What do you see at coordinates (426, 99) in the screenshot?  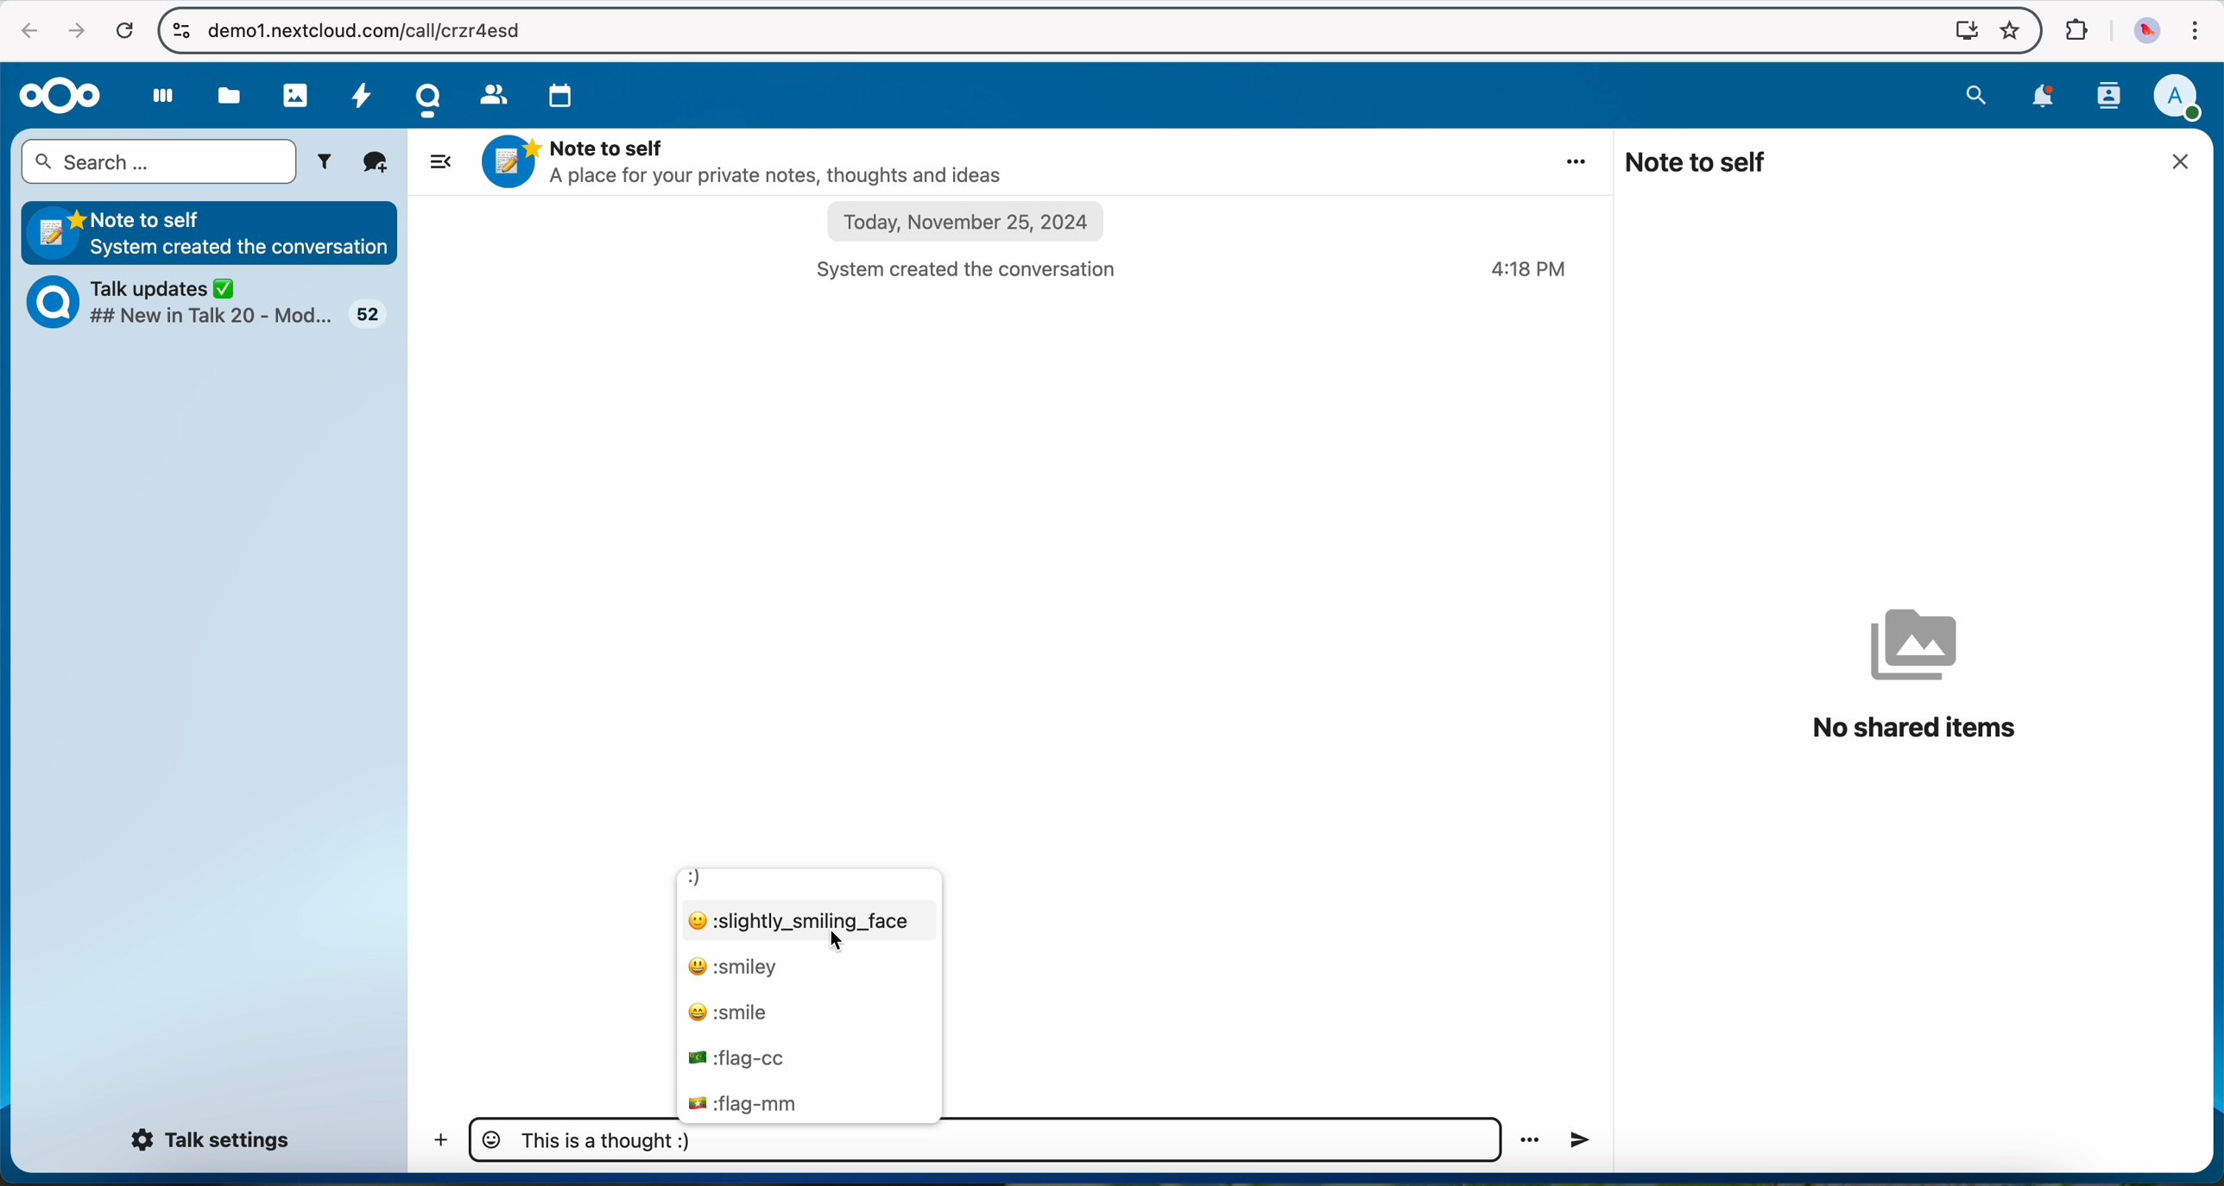 I see `Talk` at bounding box center [426, 99].